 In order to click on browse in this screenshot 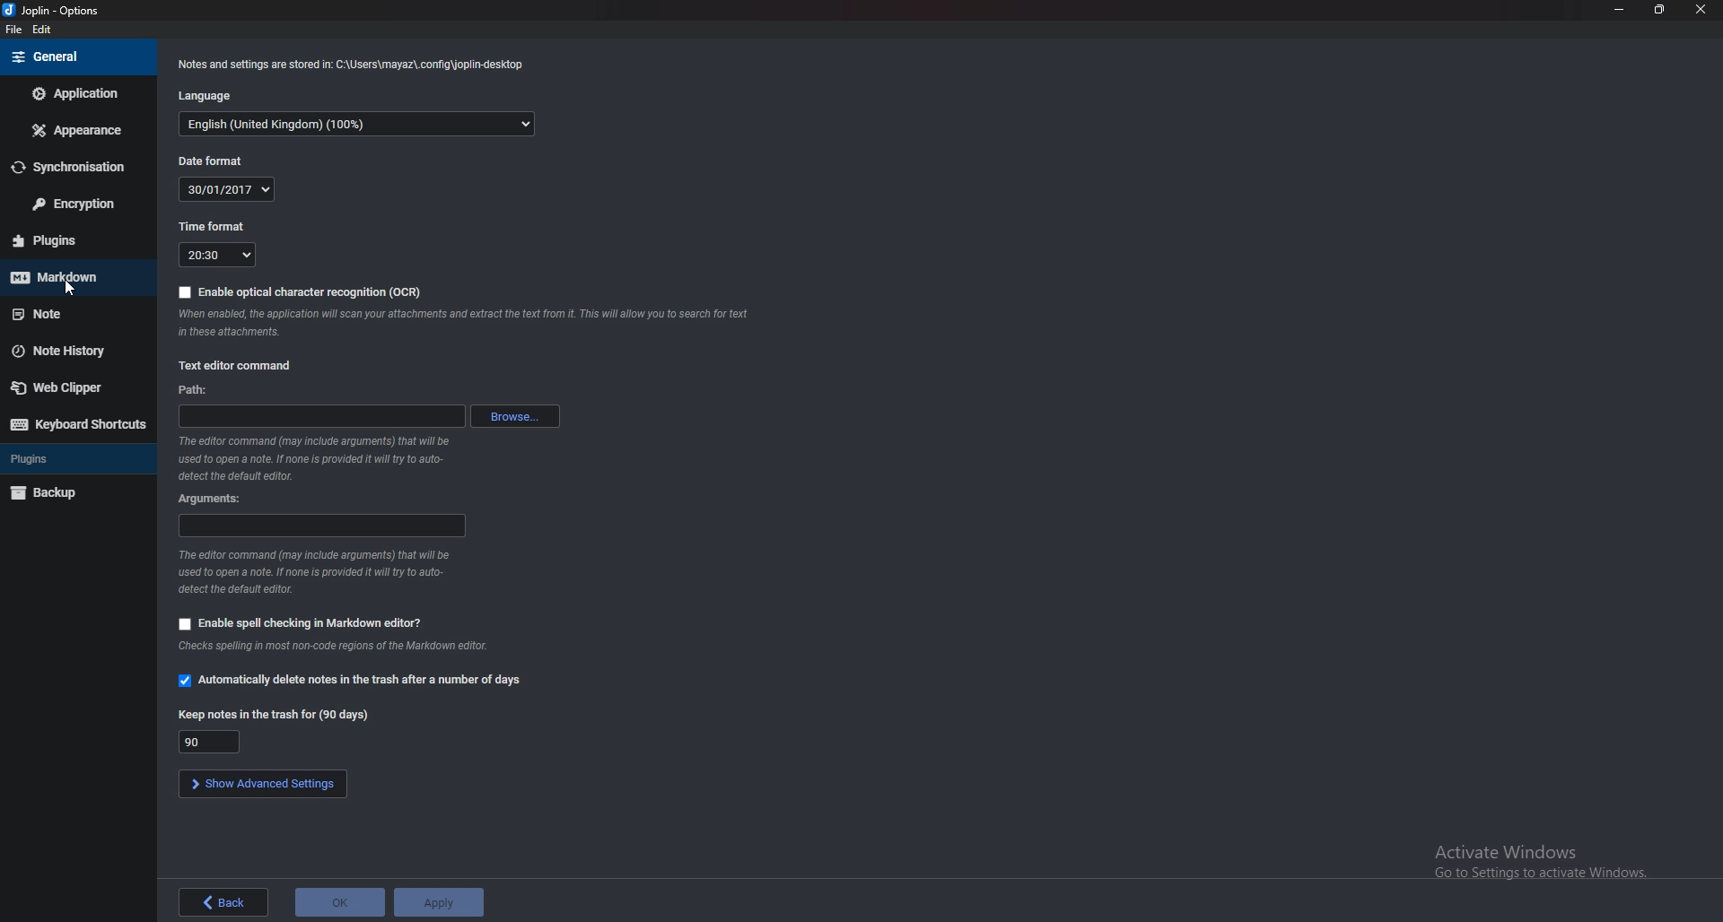, I will do `click(518, 416)`.